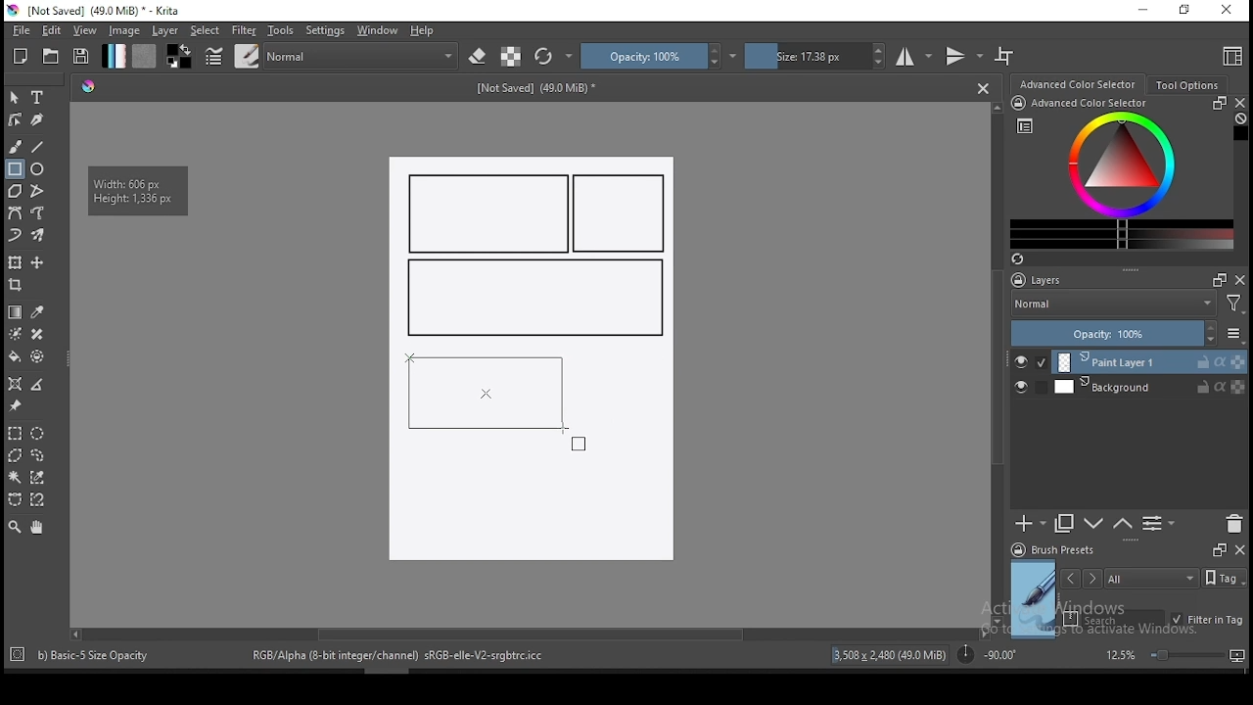 The image size is (1253, 705). I want to click on tool options, so click(1188, 85).